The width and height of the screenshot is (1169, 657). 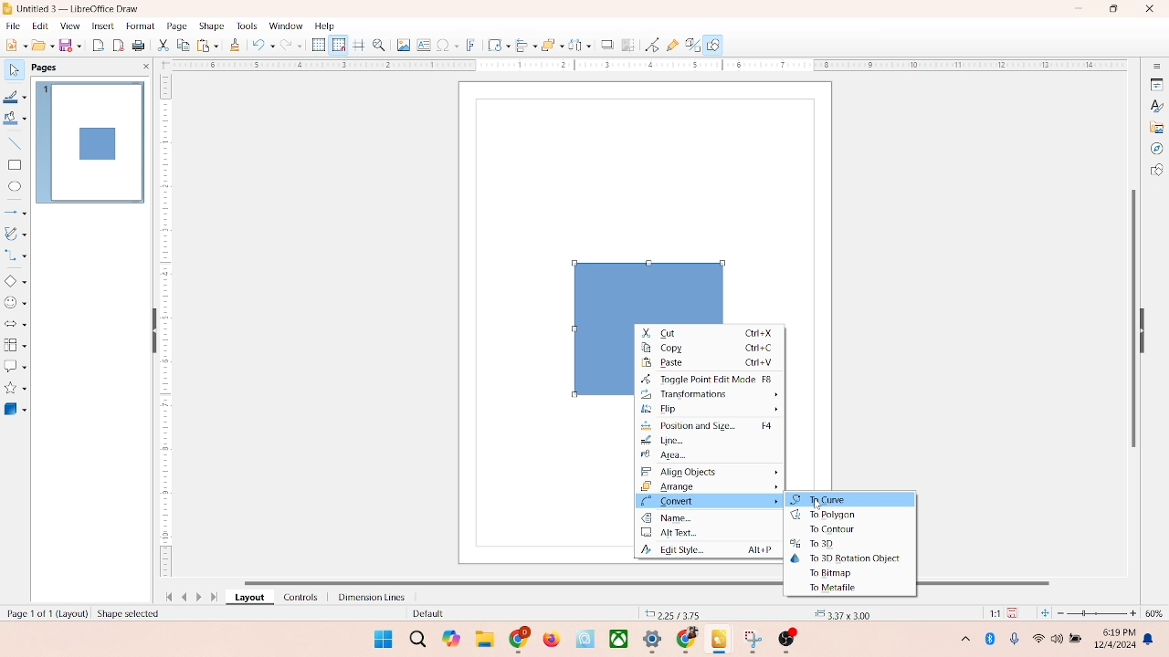 I want to click on 3D shape, so click(x=16, y=409).